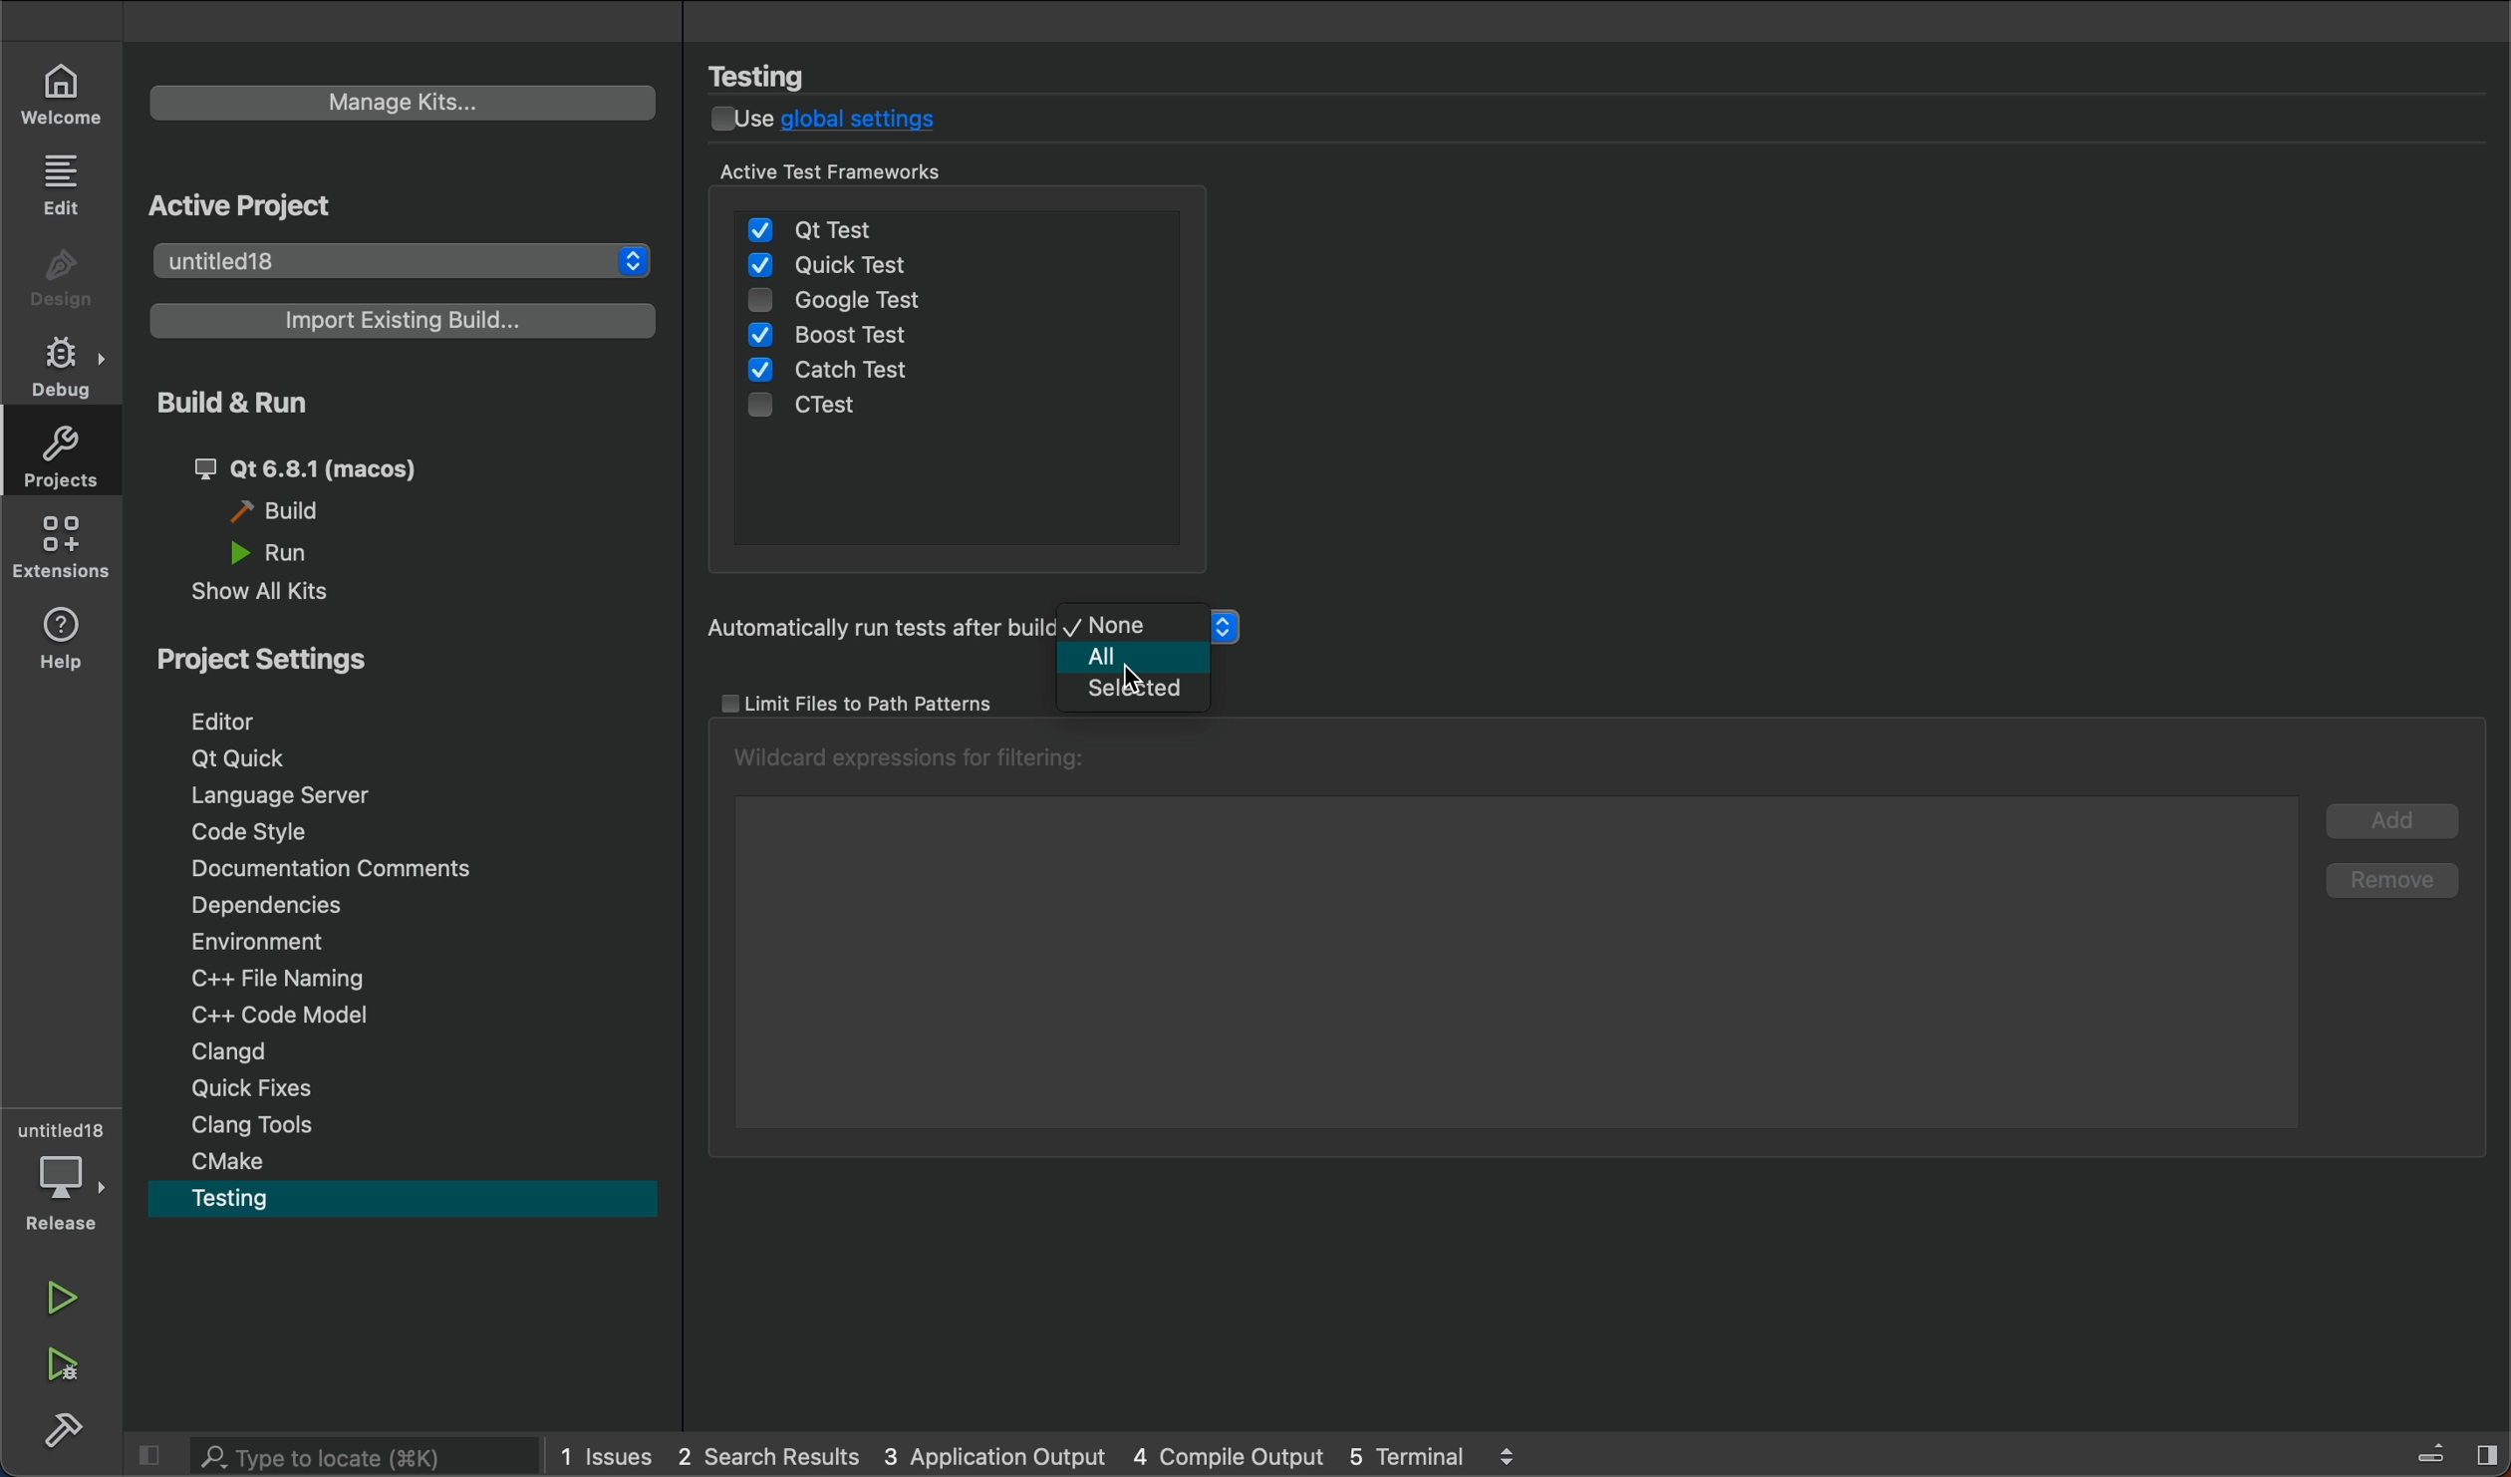  I want to click on quick test, so click(835, 266).